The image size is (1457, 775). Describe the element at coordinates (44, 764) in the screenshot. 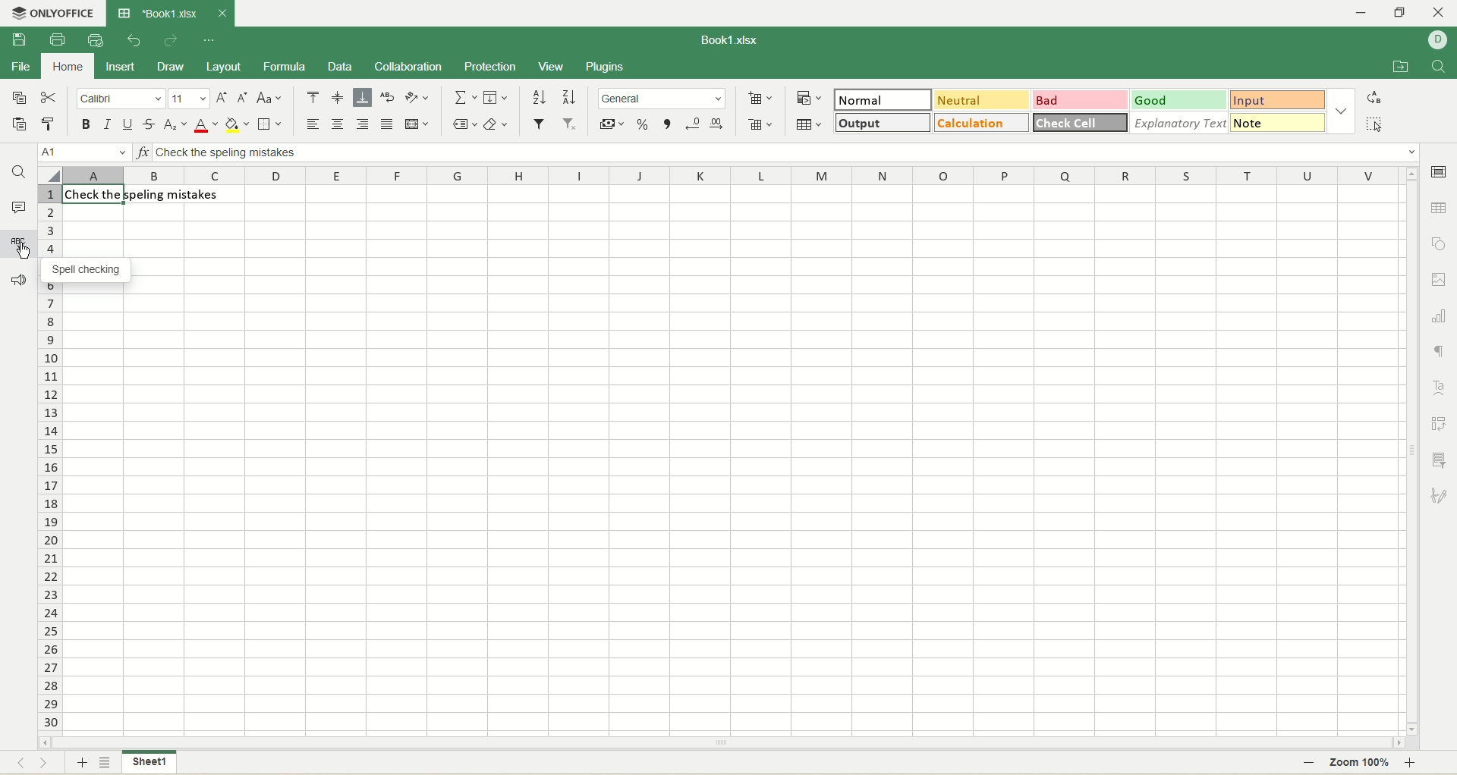

I see `next` at that location.